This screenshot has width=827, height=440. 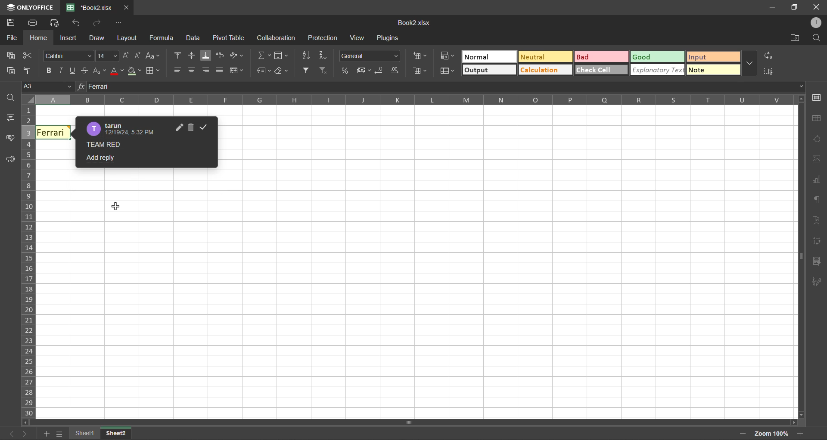 I want to click on protection, so click(x=322, y=37).